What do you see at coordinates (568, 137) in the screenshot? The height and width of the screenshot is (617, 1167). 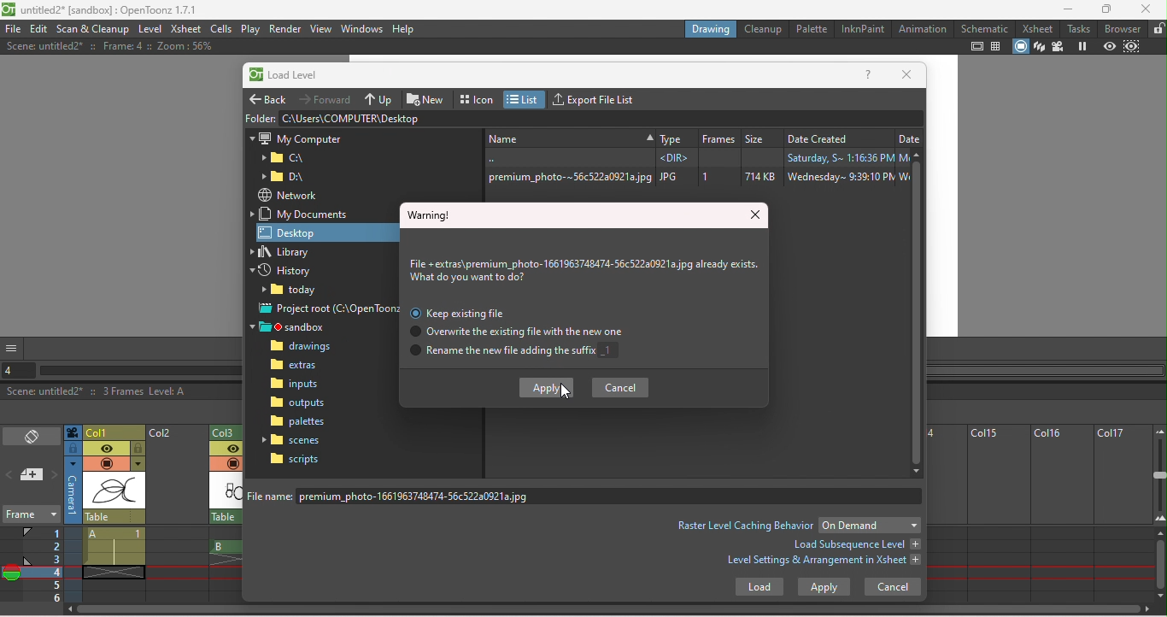 I see `New` at bounding box center [568, 137].